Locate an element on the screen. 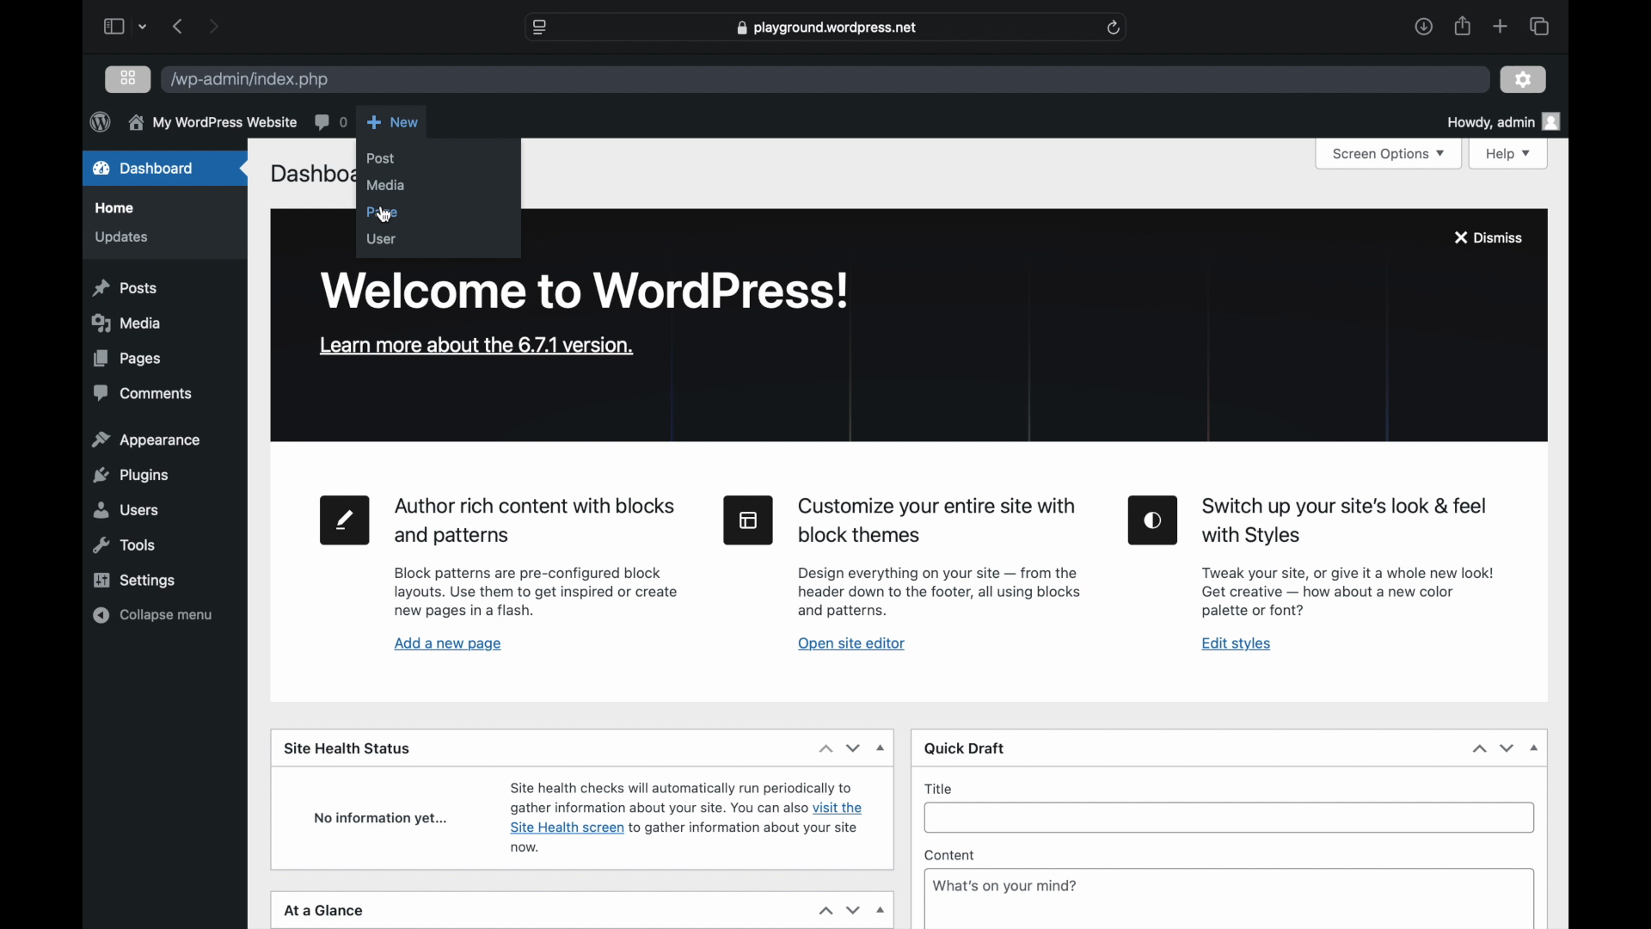  pages is located at coordinates (128, 359).